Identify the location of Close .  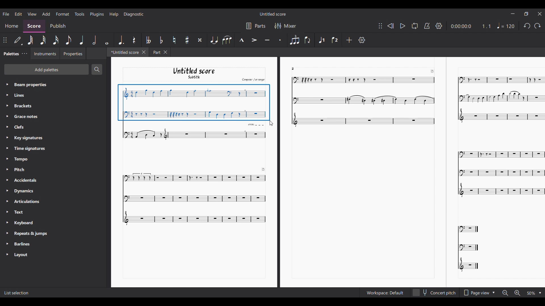
(540, 14).